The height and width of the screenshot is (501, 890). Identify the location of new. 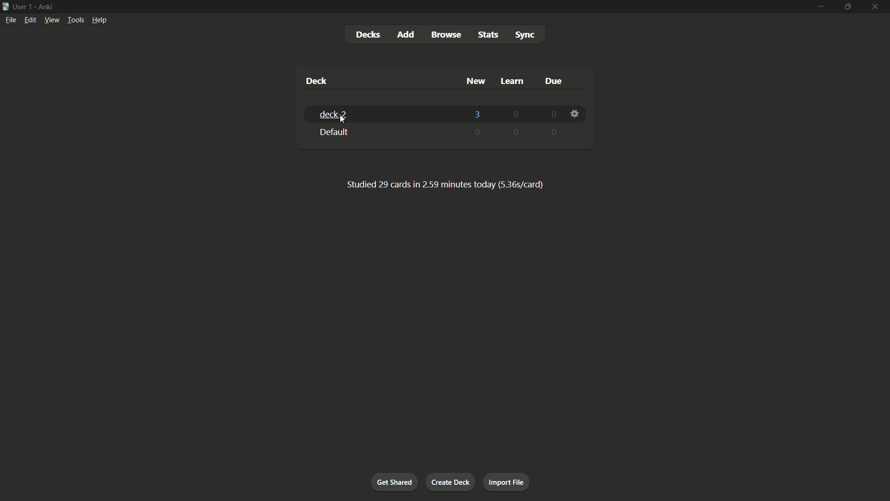
(475, 81).